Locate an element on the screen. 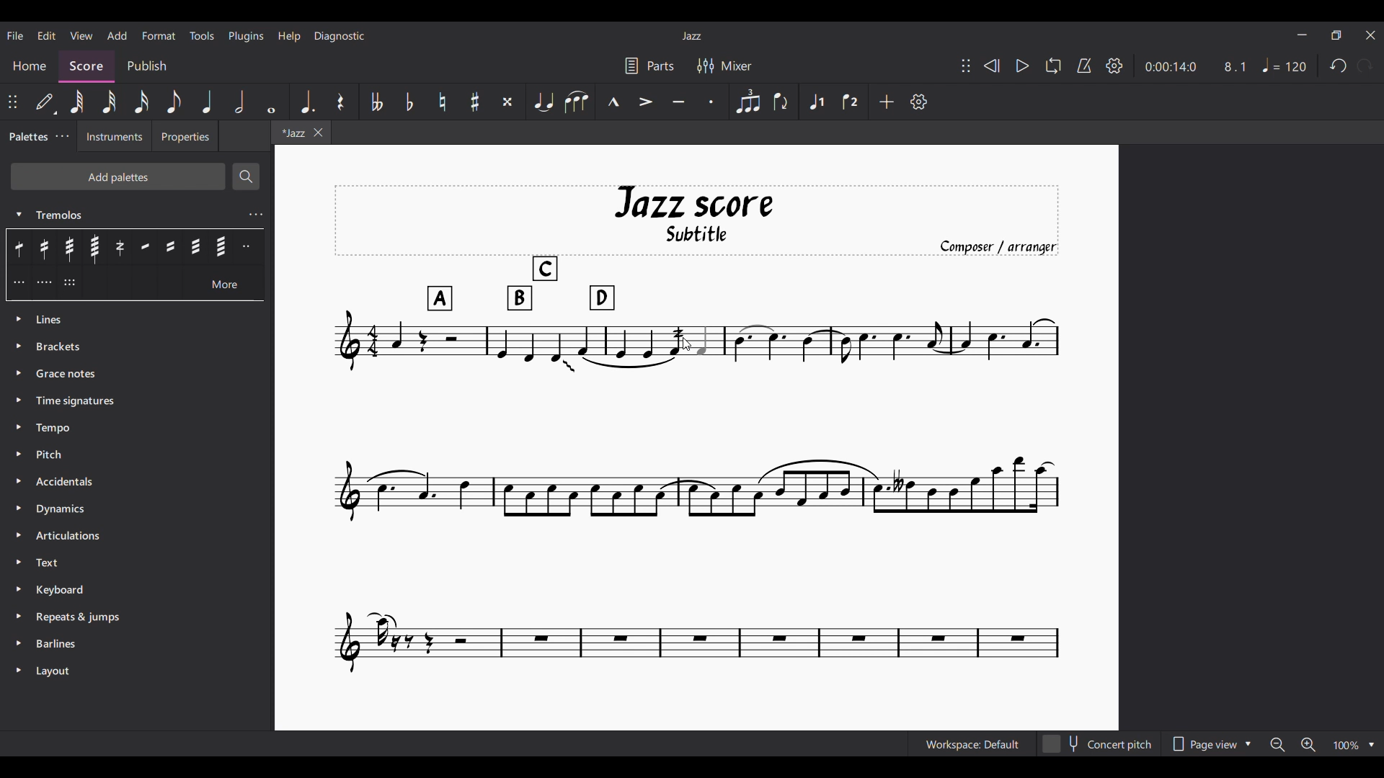 The height and width of the screenshot is (778, 1384). Tuplet is located at coordinates (748, 101).